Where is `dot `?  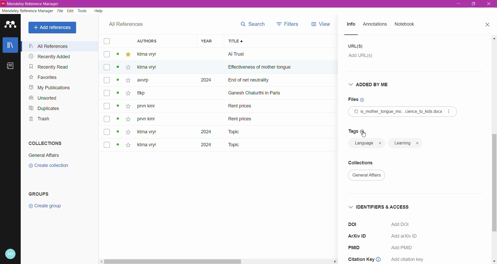
dot  is located at coordinates (117, 107).